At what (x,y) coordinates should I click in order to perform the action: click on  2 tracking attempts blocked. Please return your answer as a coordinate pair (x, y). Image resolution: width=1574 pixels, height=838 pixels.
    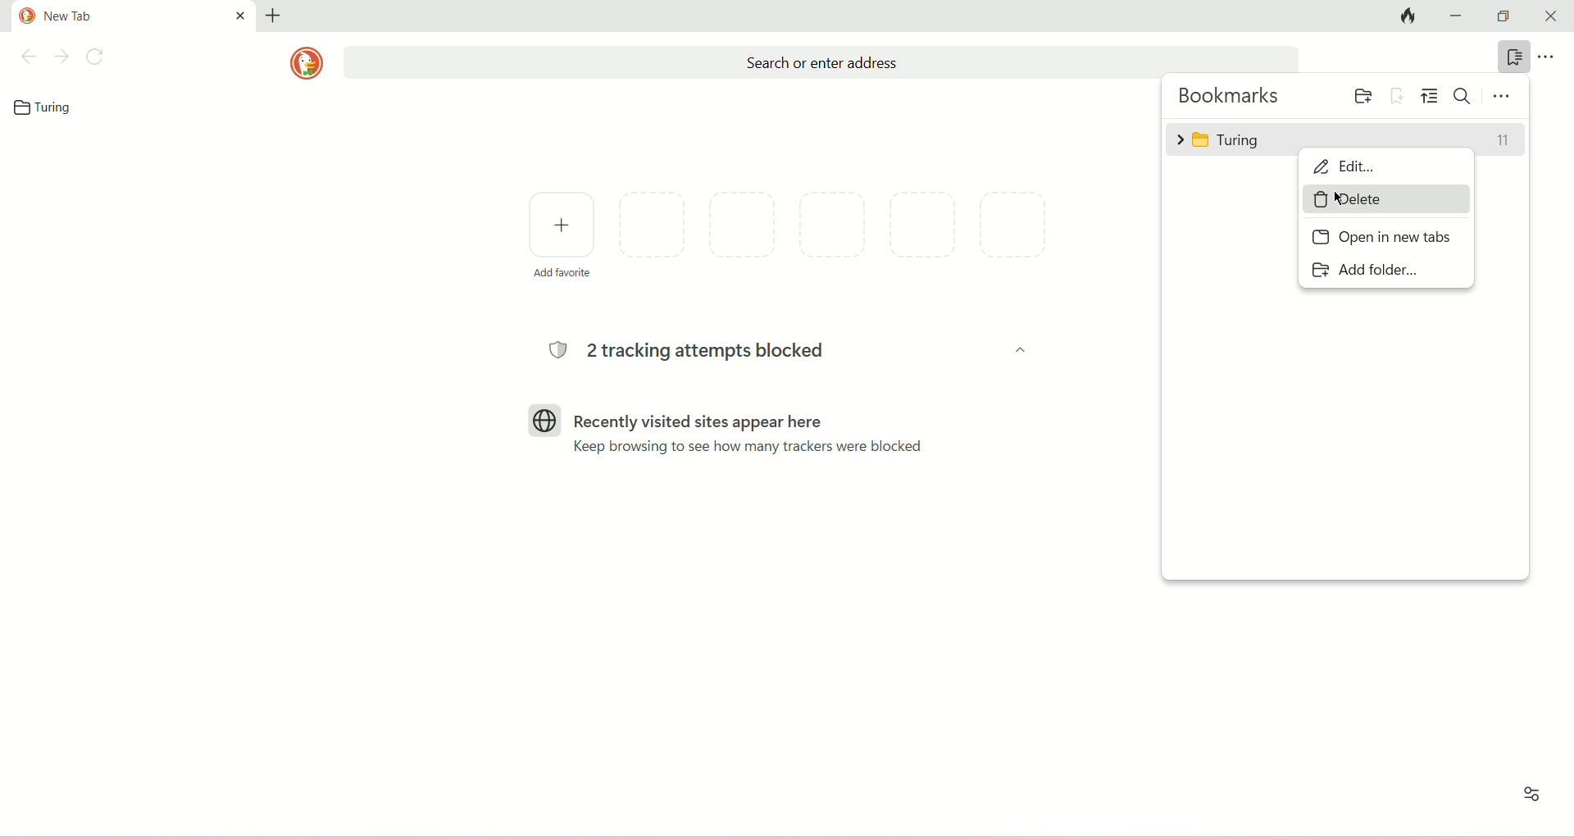
    Looking at the image, I should click on (695, 352).